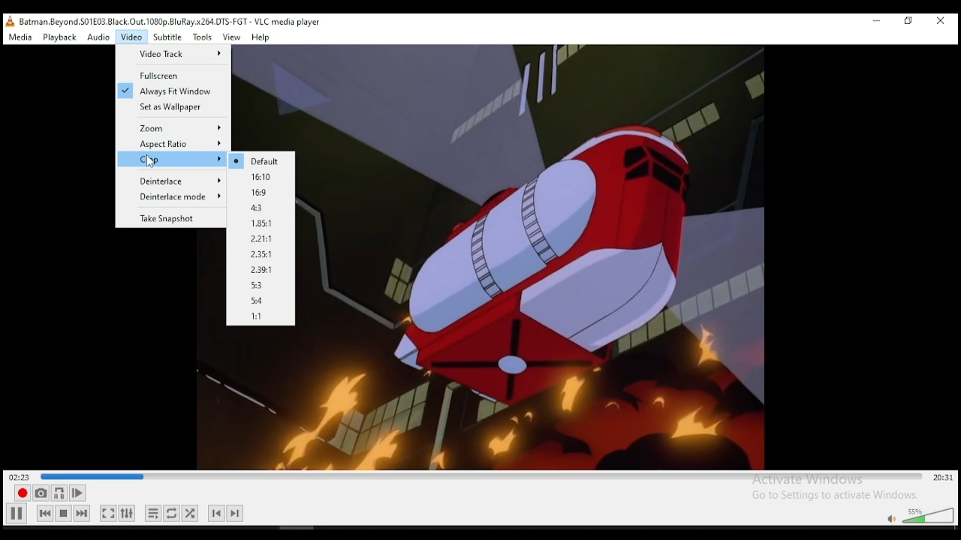 The image size is (961, 540). Describe the element at coordinates (133, 37) in the screenshot. I see `video` at that location.